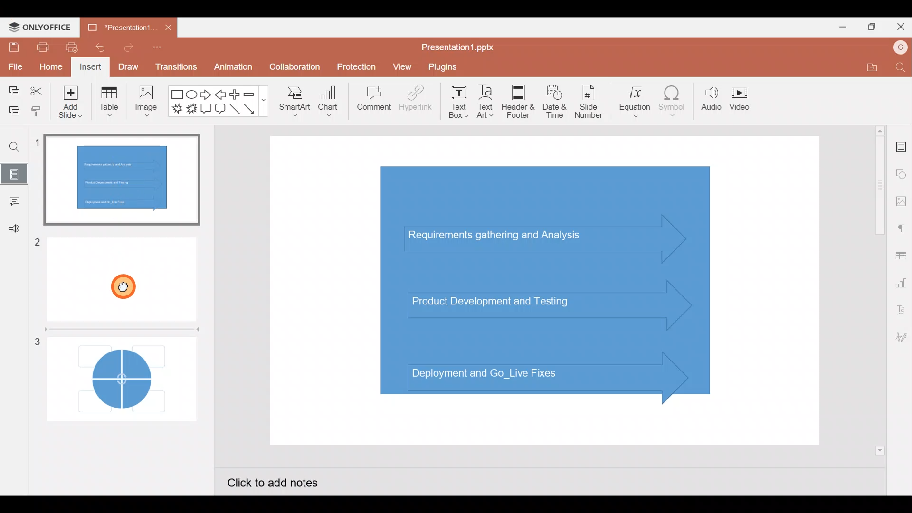 The image size is (912, 513). What do you see at coordinates (175, 66) in the screenshot?
I see `Transitions` at bounding box center [175, 66].